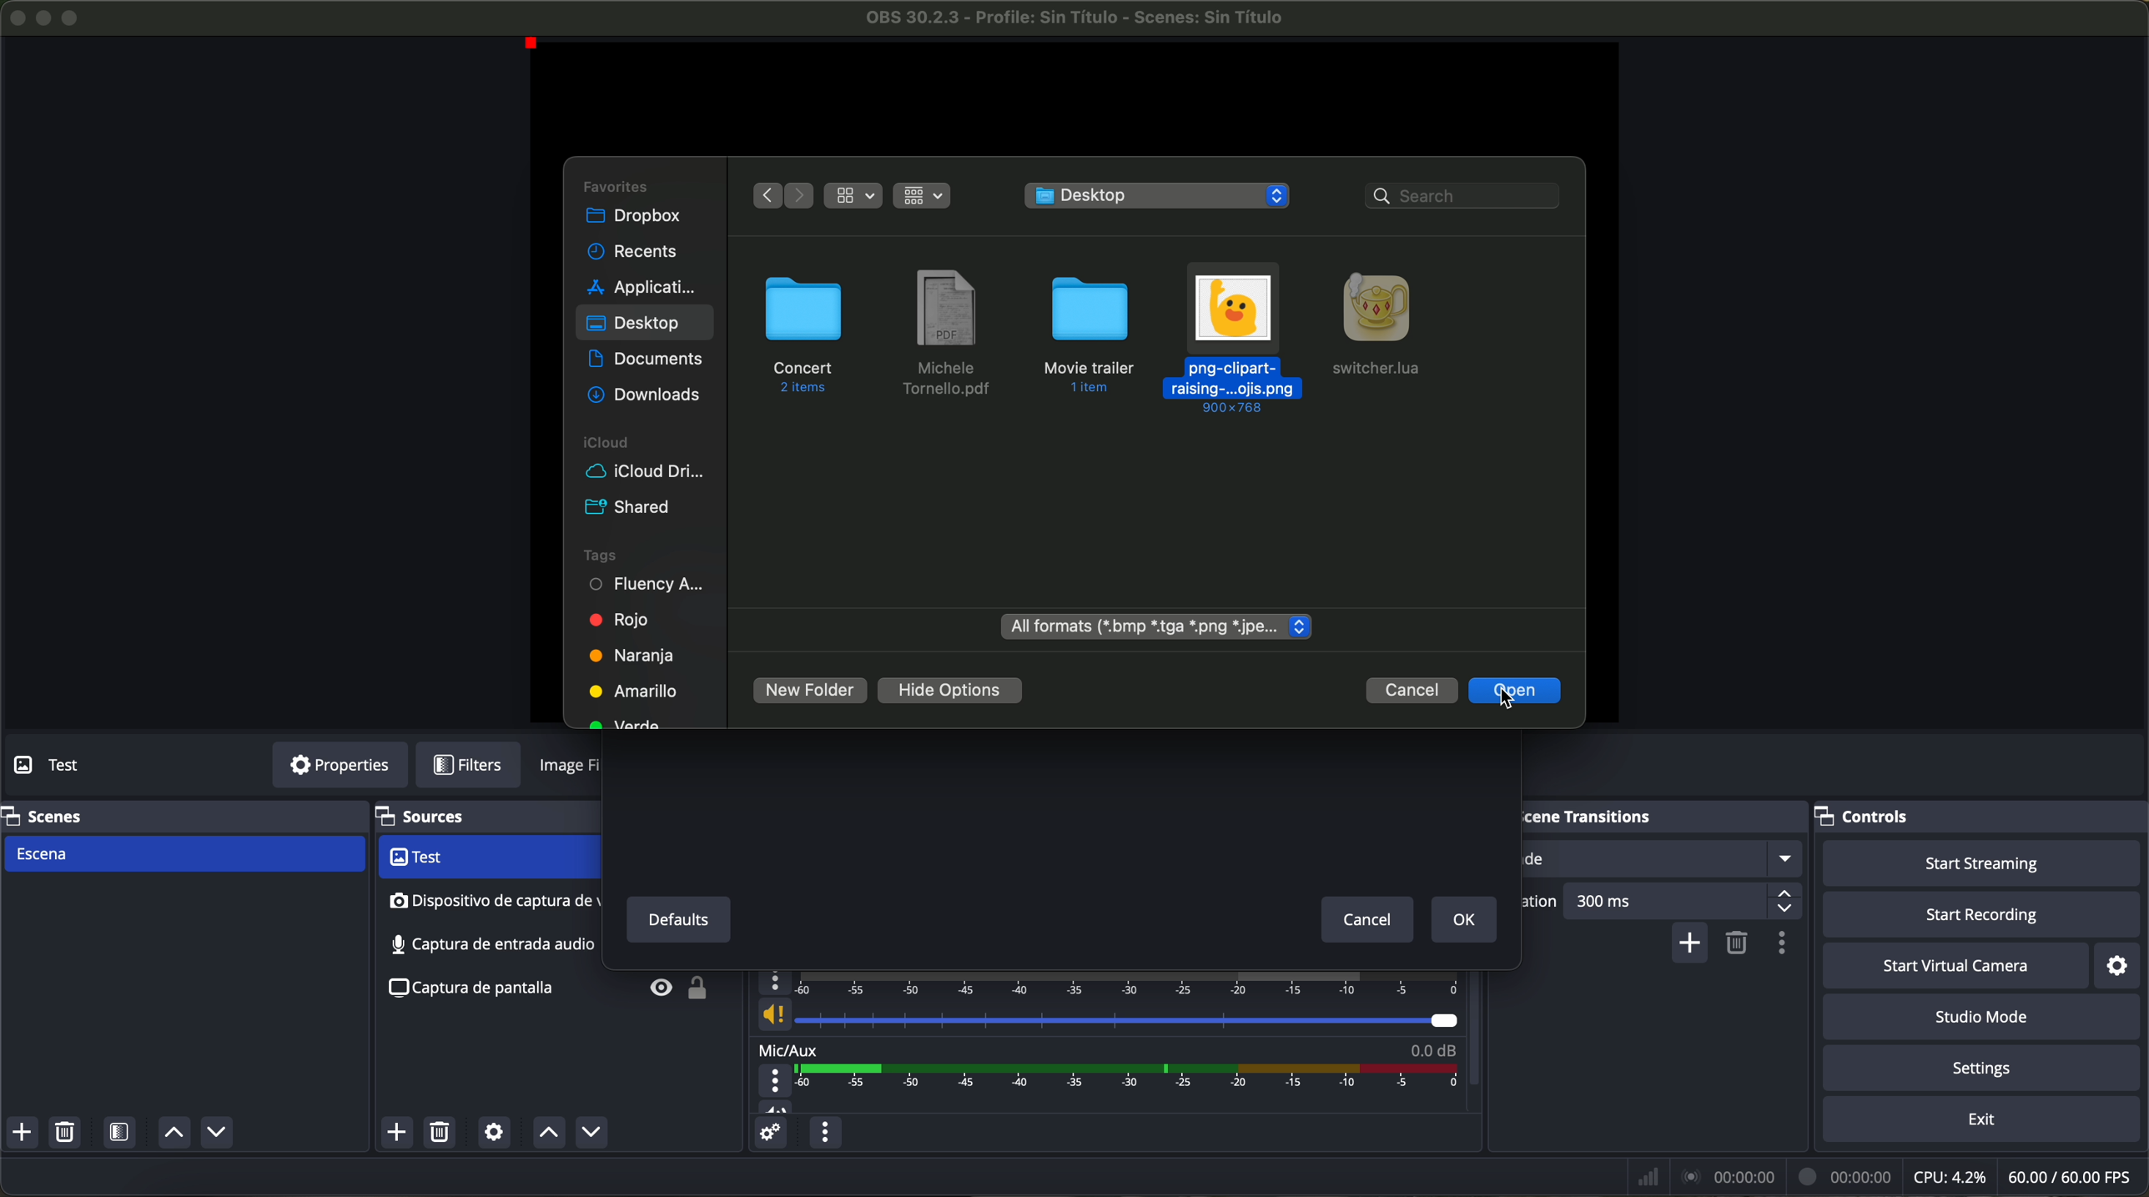  I want to click on green, so click(631, 720).